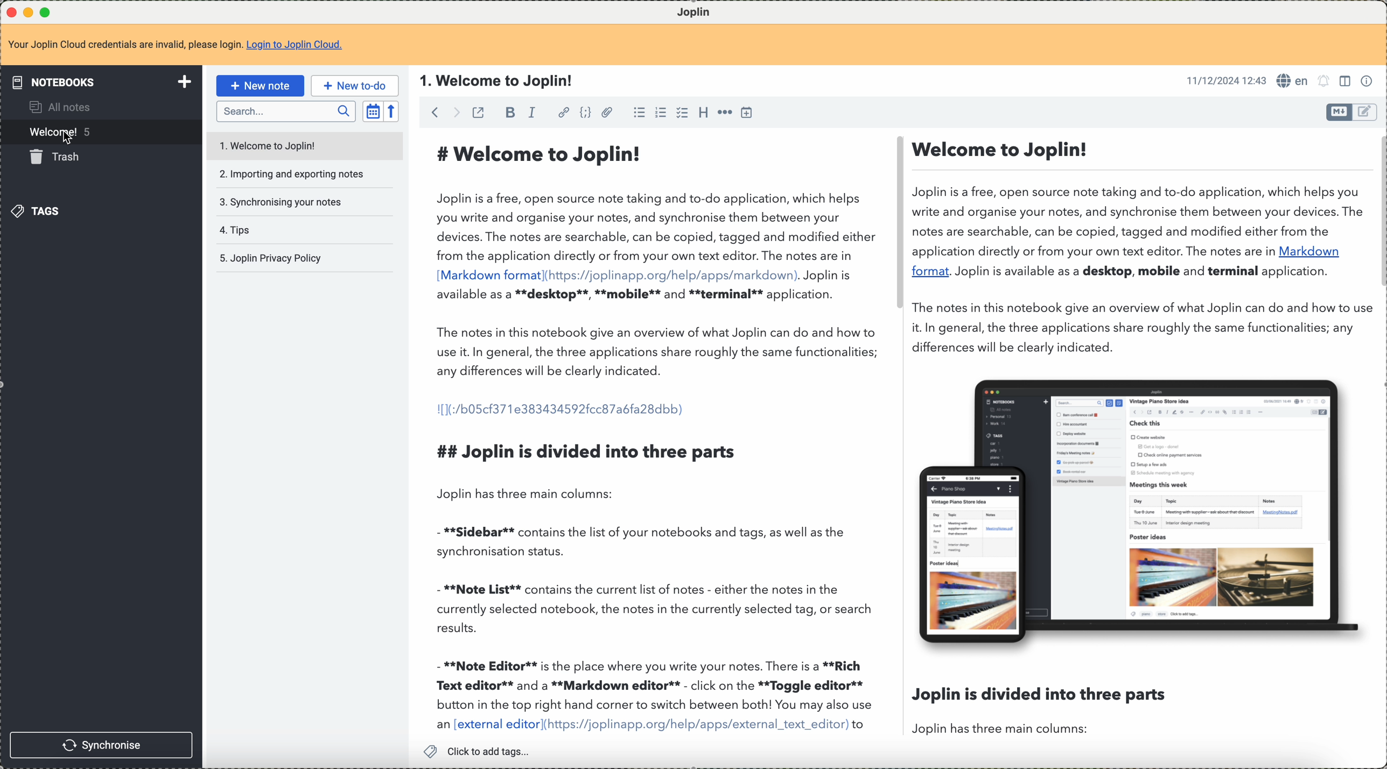 The width and height of the screenshot is (1387, 769). What do you see at coordinates (285, 112) in the screenshot?
I see `search bar` at bounding box center [285, 112].